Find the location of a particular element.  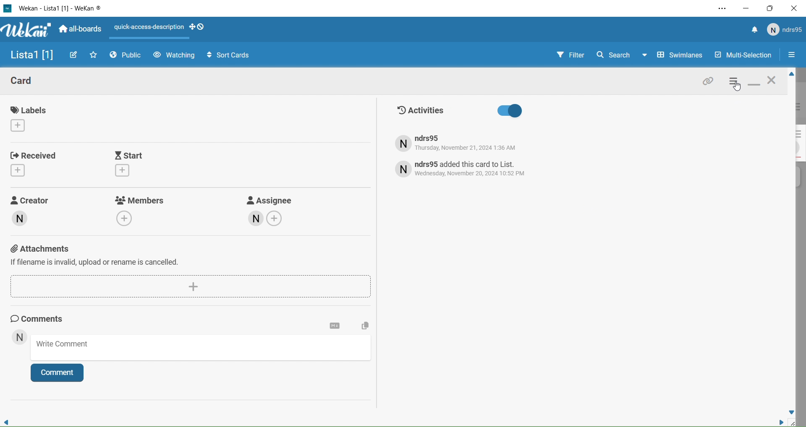

Labels is located at coordinates (27, 118).